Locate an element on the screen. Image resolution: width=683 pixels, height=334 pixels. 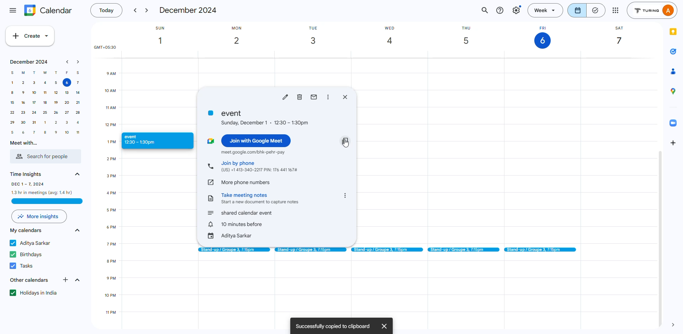
? is located at coordinates (500, 11).